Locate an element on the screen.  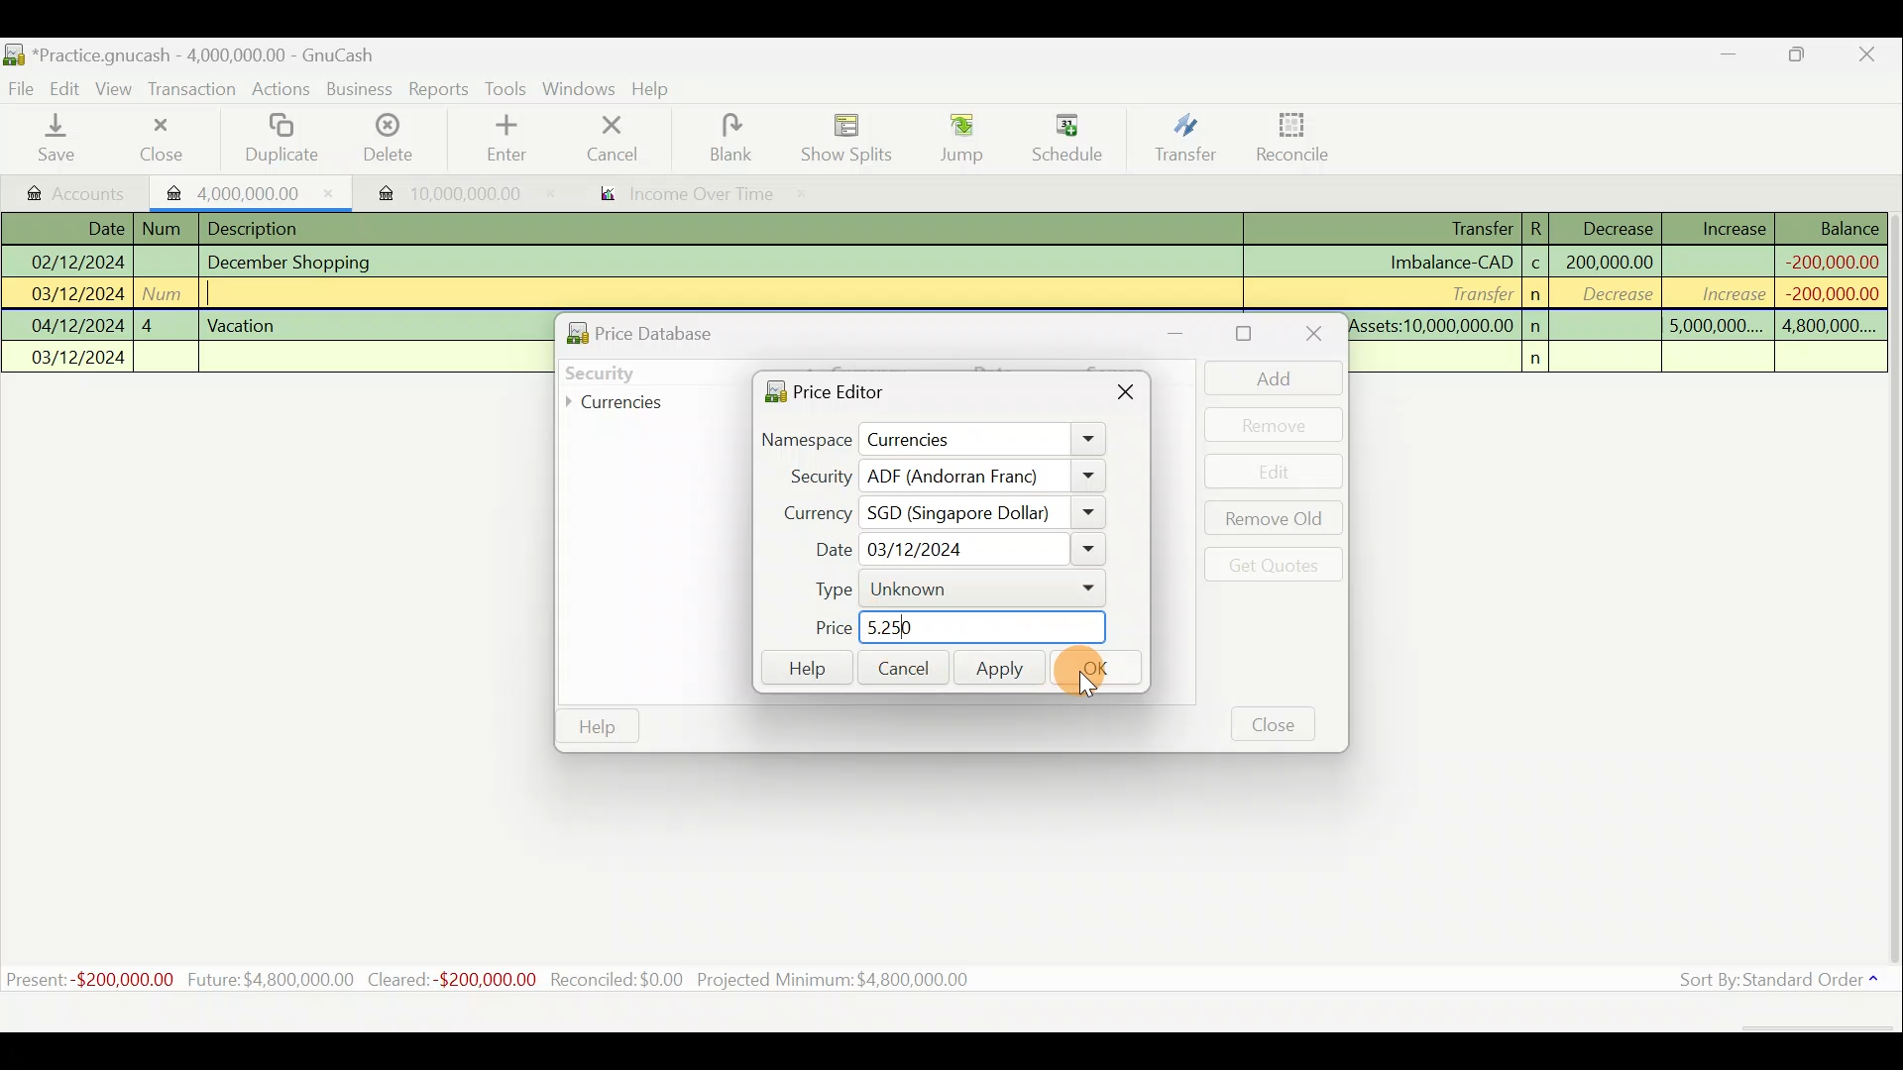
Date is located at coordinates (951, 550).